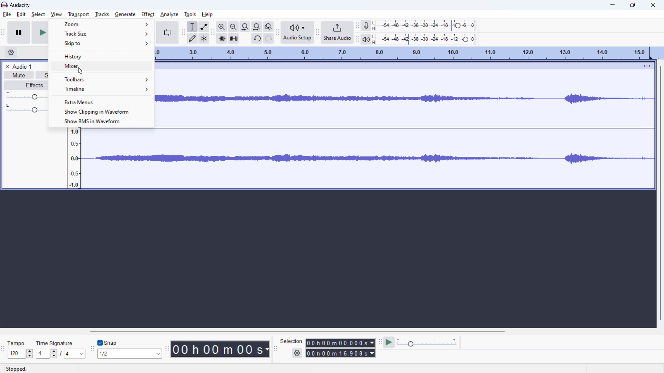 This screenshot has height=373, width=664. What do you see at coordinates (57, 15) in the screenshot?
I see `cursor` at bounding box center [57, 15].